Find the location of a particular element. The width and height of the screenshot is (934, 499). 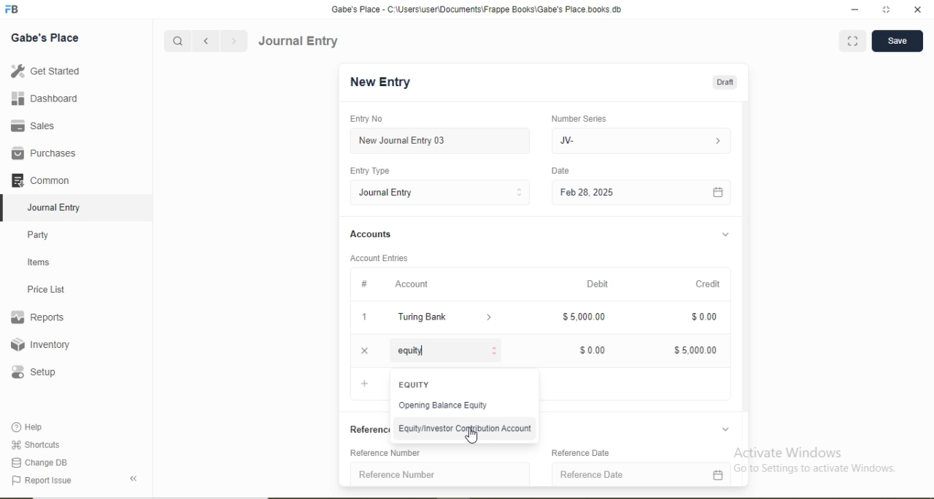

New Entry is located at coordinates (379, 82).